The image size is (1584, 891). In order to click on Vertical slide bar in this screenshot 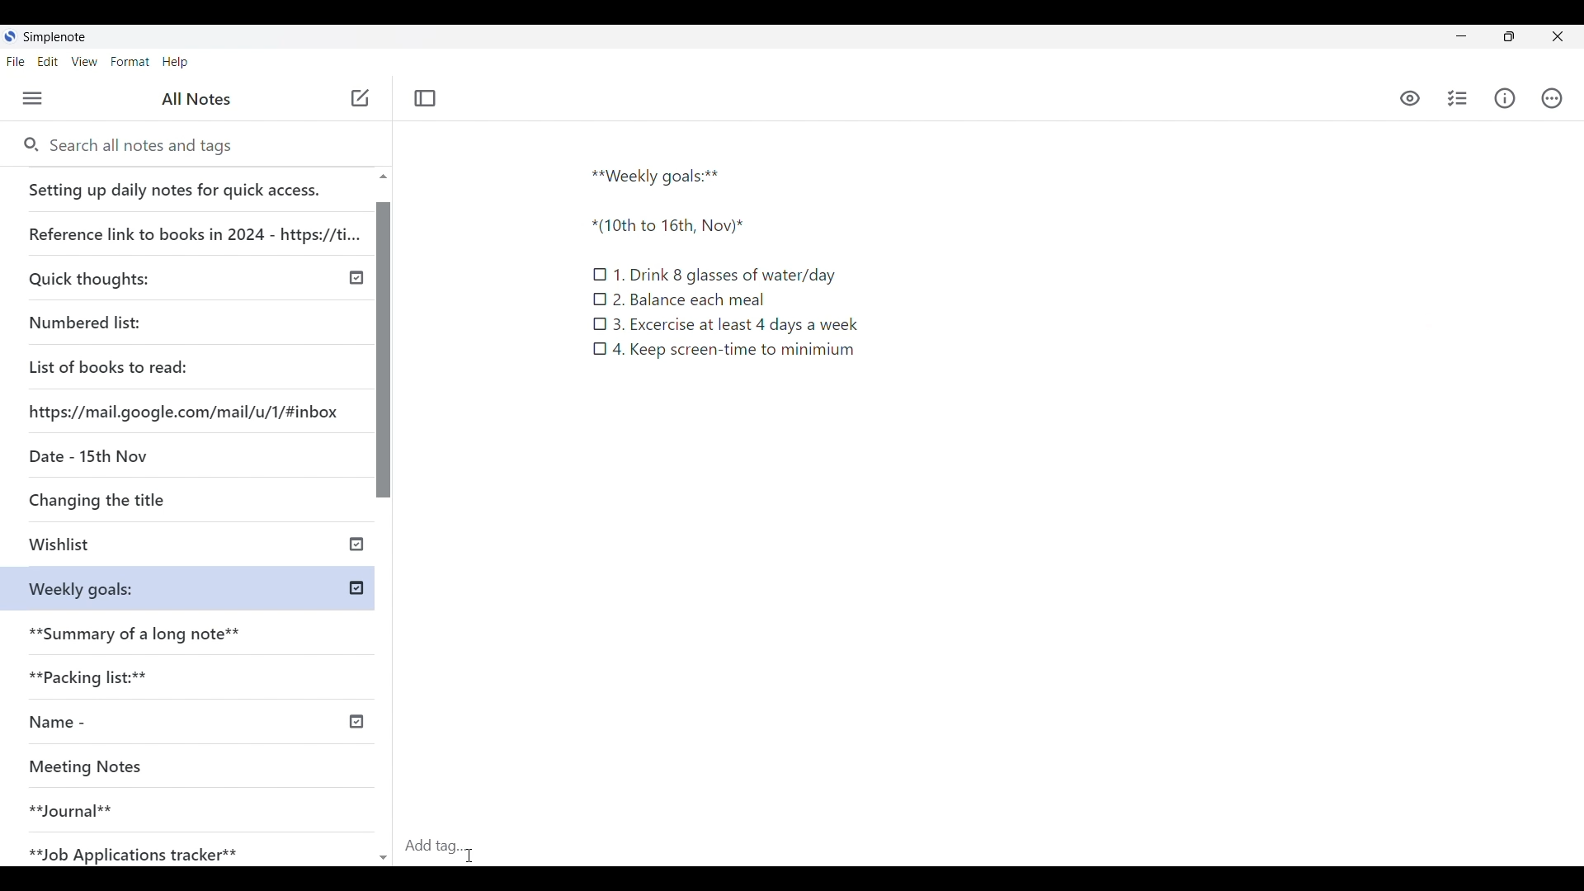, I will do `click(385, 525)`.